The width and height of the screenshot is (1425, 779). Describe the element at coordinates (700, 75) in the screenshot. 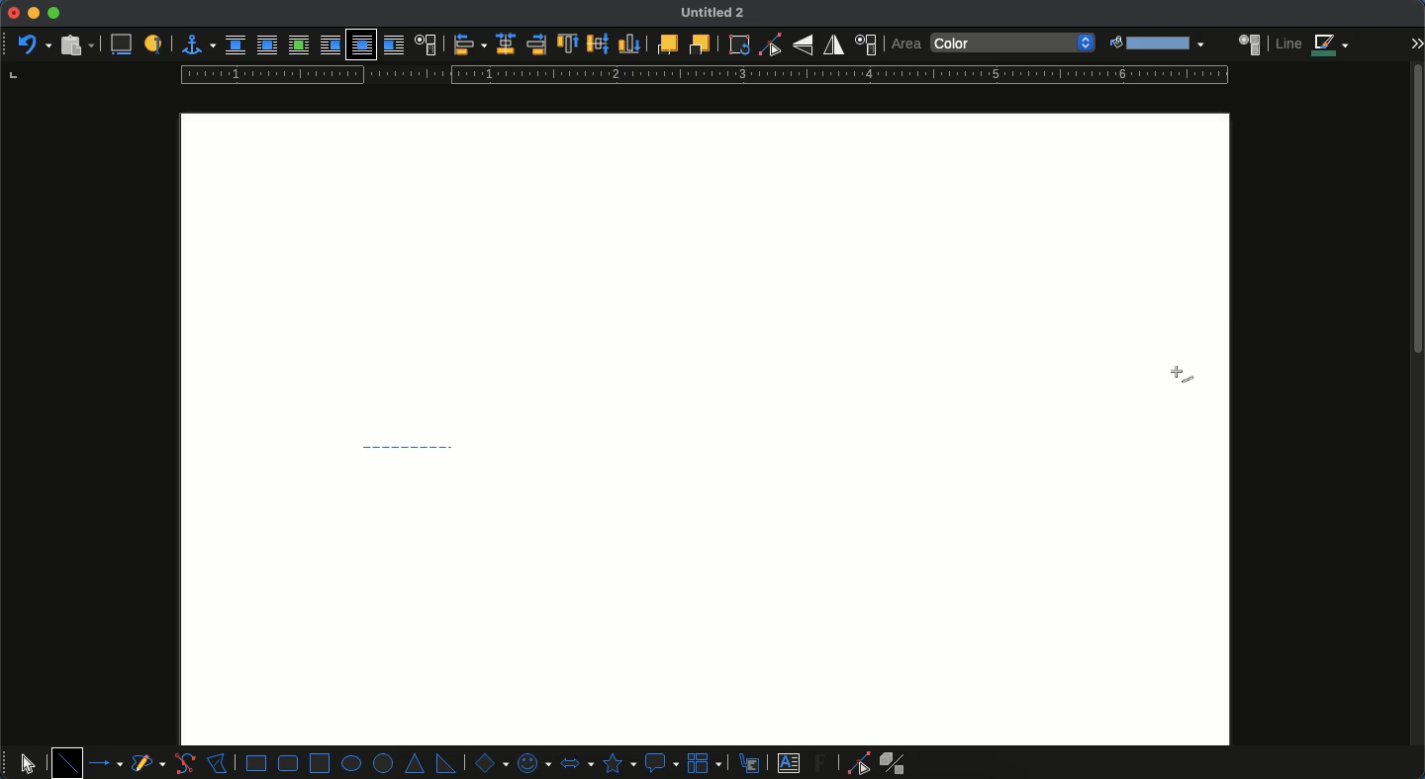

I see `ruler` at that location.